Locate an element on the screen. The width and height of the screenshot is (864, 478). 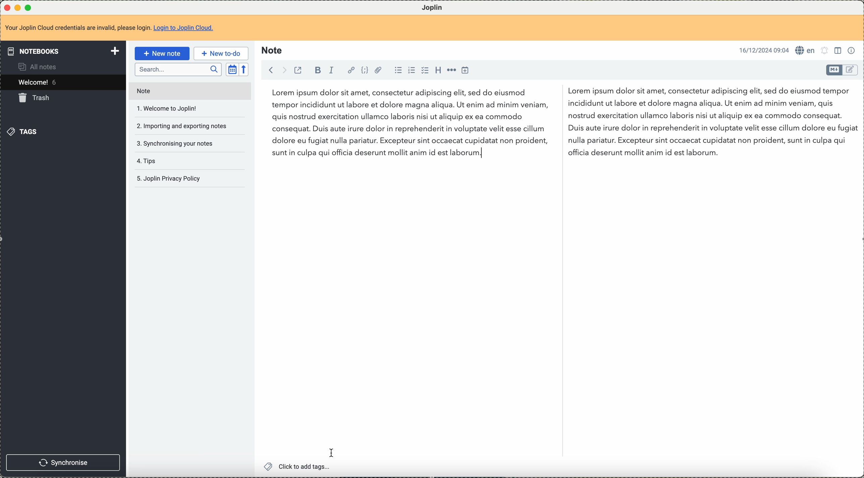
back is located at coordinates (269, 70).